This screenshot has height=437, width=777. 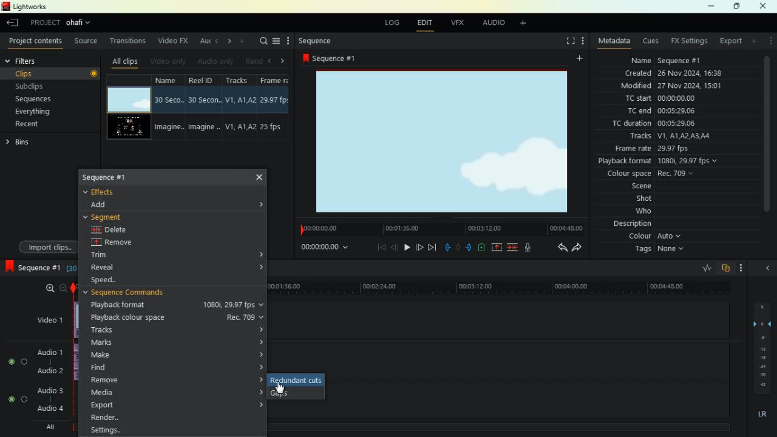 What do you see at coordinates (106, 217) in the screenshot?
I see `segment` at bounding box center [106, 217].